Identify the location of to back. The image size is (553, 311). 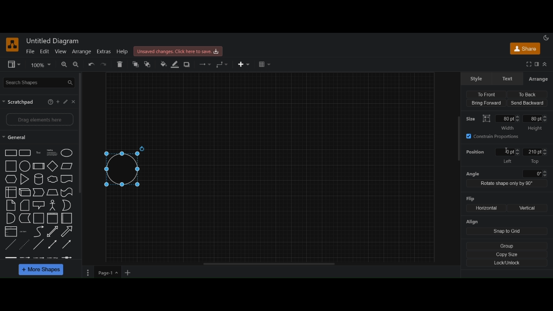
(526, 94).